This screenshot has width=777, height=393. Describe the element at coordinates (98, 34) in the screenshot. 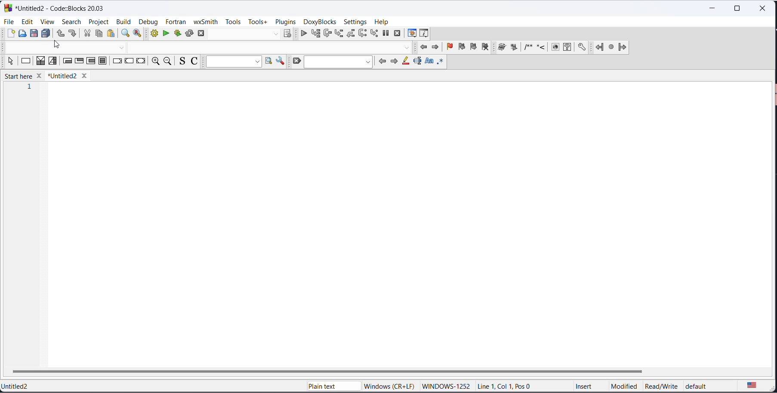

I see `copy` at that location.